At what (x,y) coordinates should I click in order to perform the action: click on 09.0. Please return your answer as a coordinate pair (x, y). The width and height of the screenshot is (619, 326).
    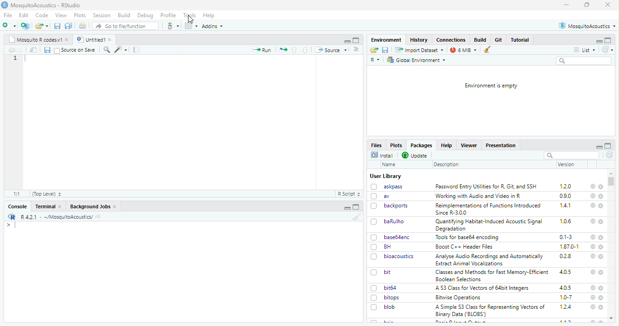
    Looking at the image, I should click on (566, 196).